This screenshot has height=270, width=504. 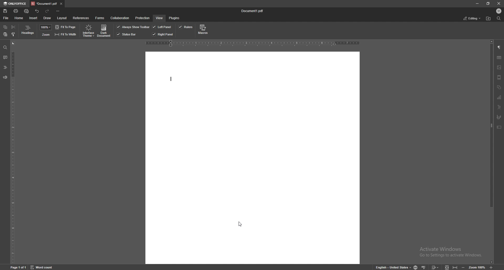 I want to click on vertical scale, so click(x=13, y=152).